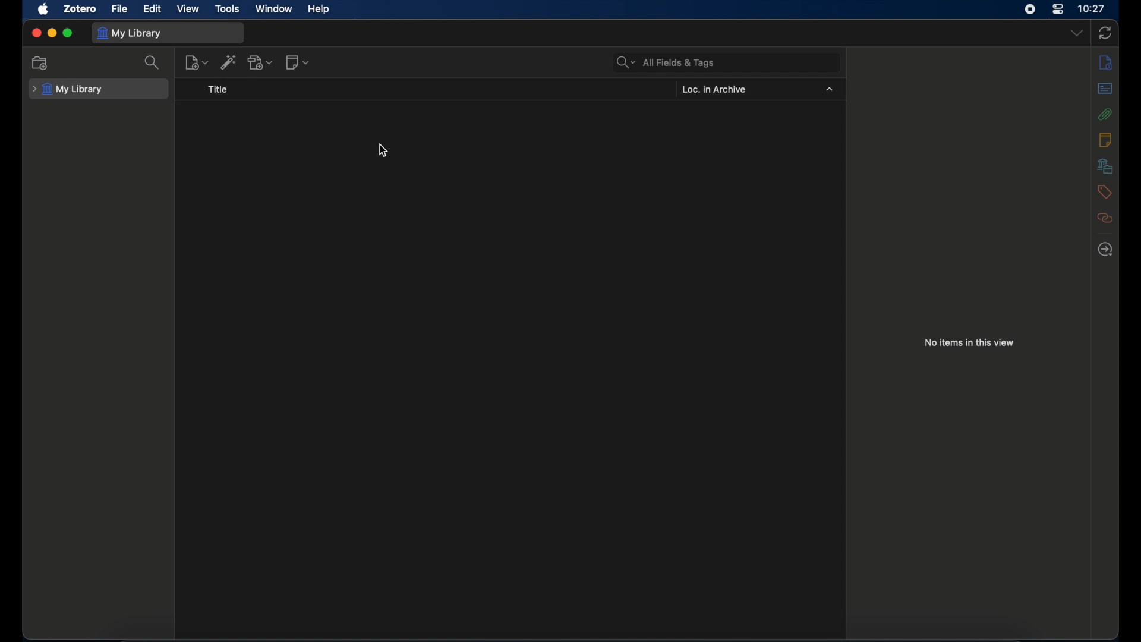 The height and width of the screenshot is (642, 1141). Describe the element at coordinates (1107, 114) in the screenshot. I see `attachments` at that location.